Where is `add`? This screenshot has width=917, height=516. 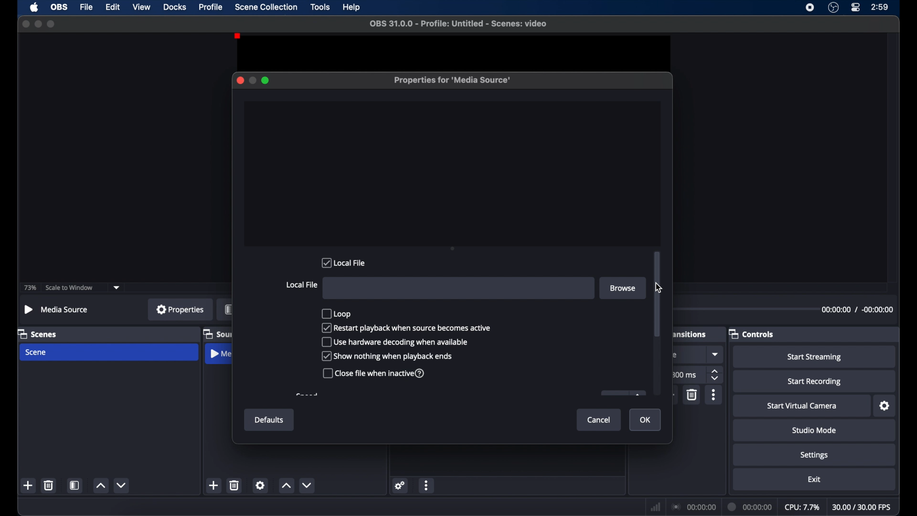
add is located at coordinates (670, 395).